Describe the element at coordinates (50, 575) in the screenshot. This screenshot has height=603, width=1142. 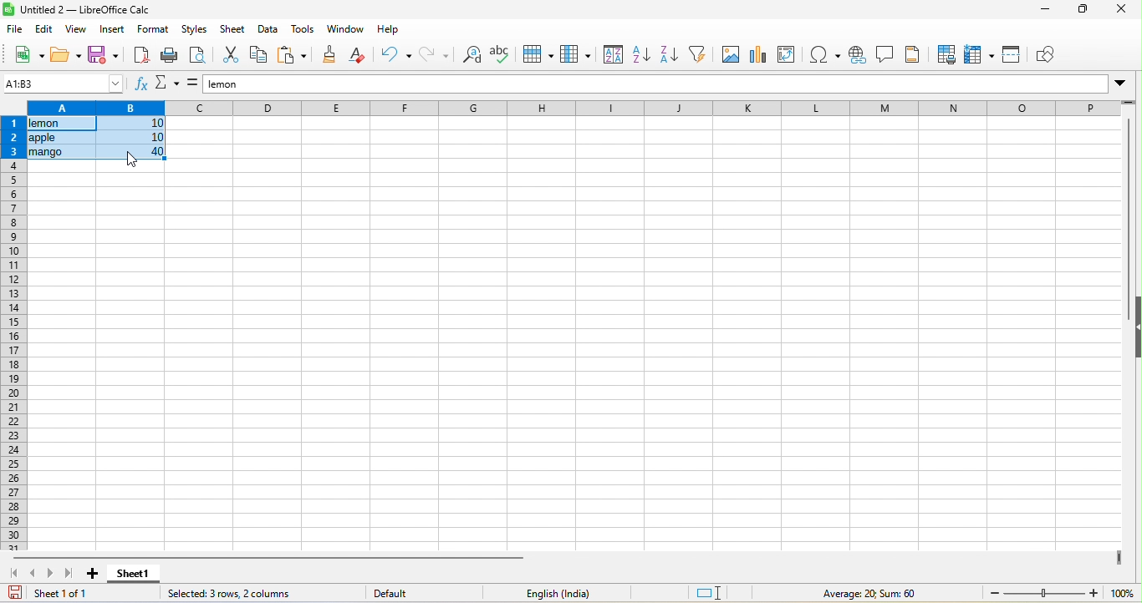
I see `scroll to next slheet` at that location.